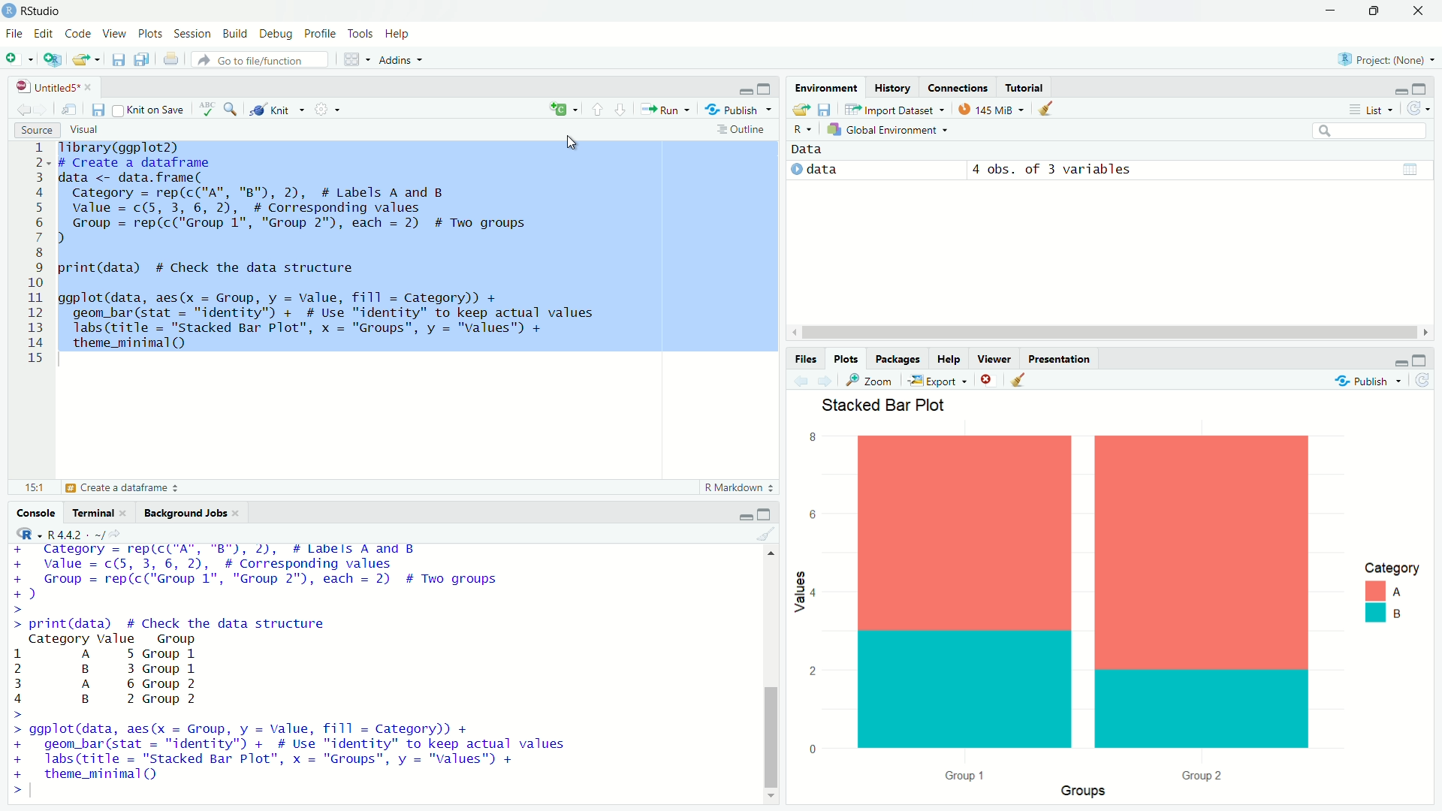 The width and height of the screenshot is (1442, 811). I want to click on Save current document (Ctrl + S), so click(120, 59).